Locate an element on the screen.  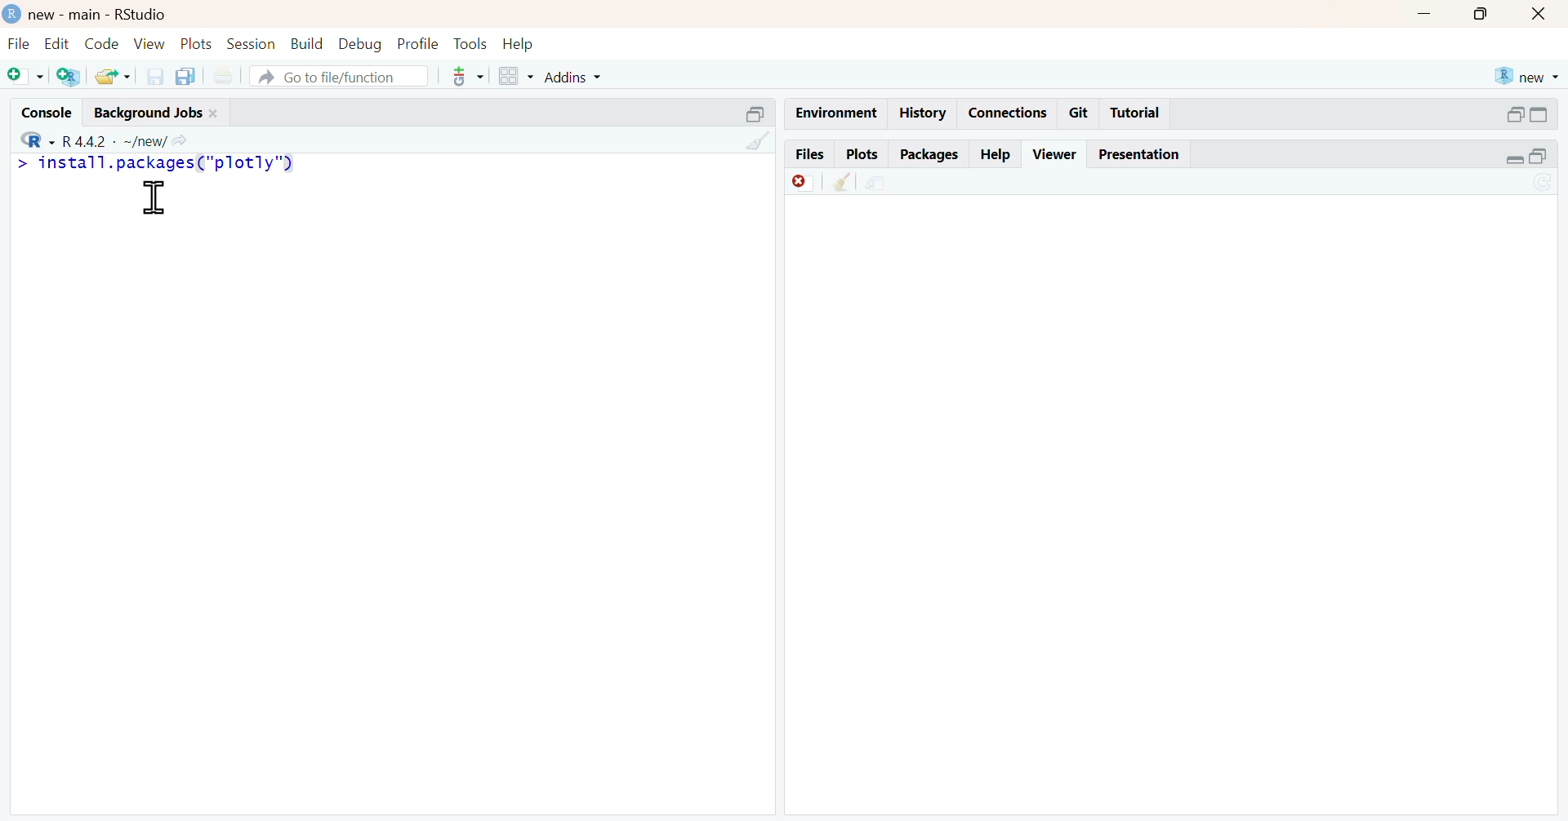
addins is located at coordinates (578, 76).